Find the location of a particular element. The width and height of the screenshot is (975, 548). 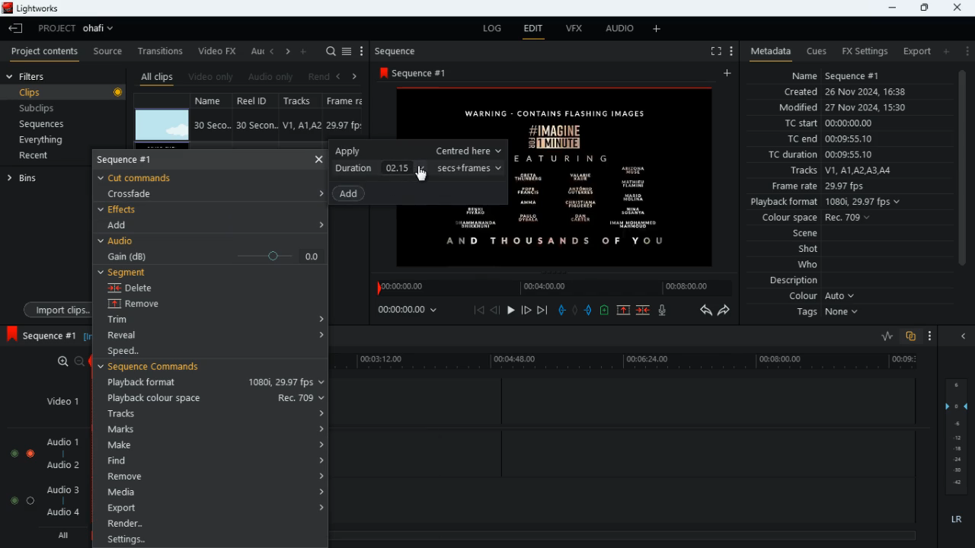

audio 2 is located at coordinates (59, 467).